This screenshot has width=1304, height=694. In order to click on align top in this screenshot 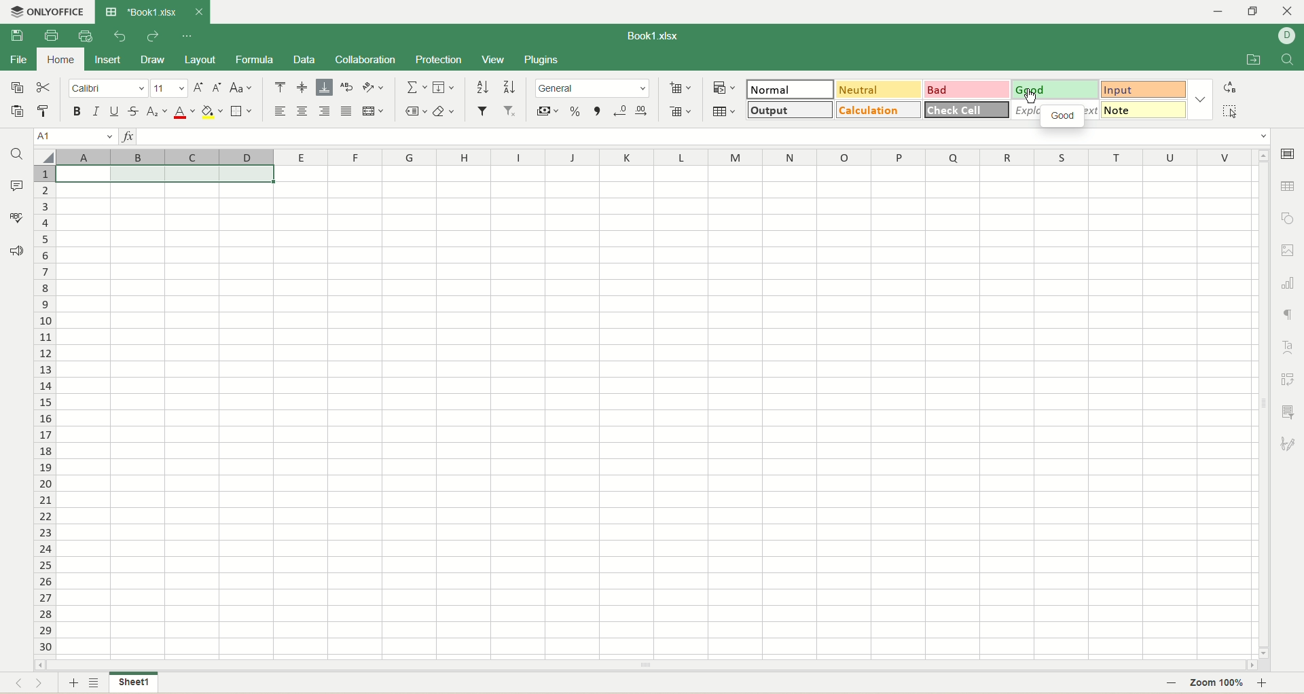, I will do `click(280, 89)`.